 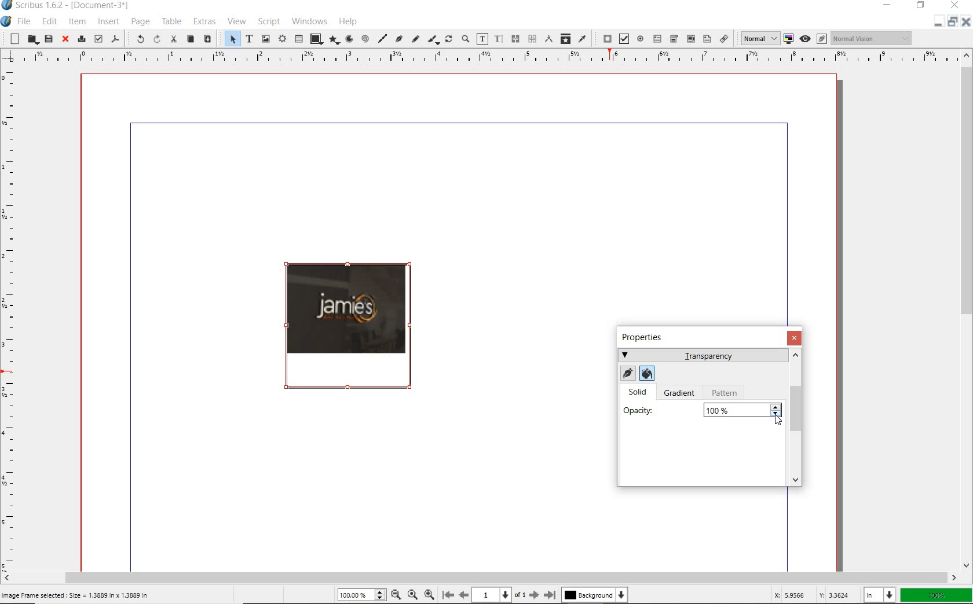 I want to click on WINDOWS, so click(x=309, y=21).